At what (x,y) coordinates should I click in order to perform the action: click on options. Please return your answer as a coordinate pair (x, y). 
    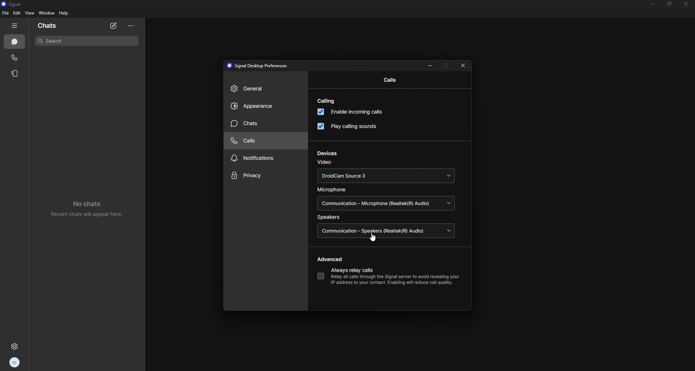
    Looking at the image, I should click on (131, 26).